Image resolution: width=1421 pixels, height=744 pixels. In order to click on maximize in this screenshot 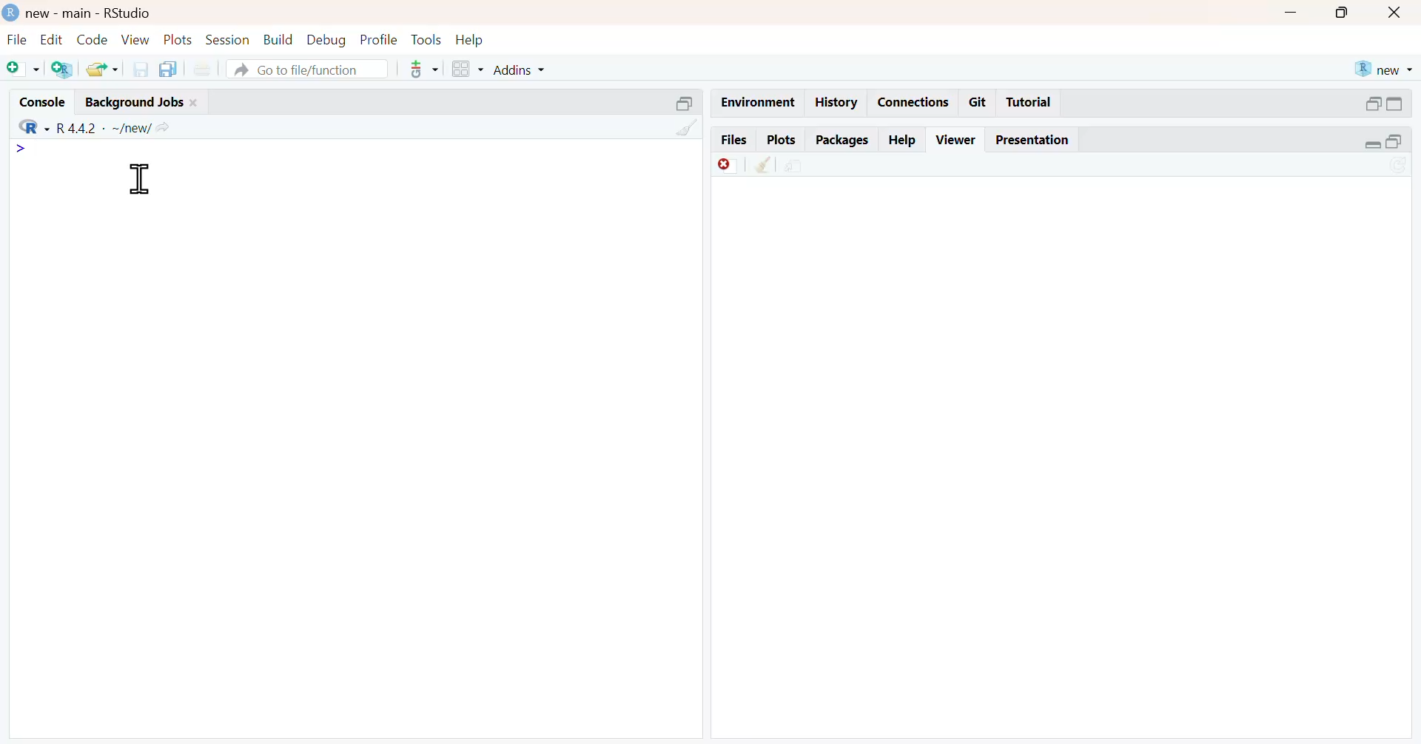, I will do `click(1346, 11)`.